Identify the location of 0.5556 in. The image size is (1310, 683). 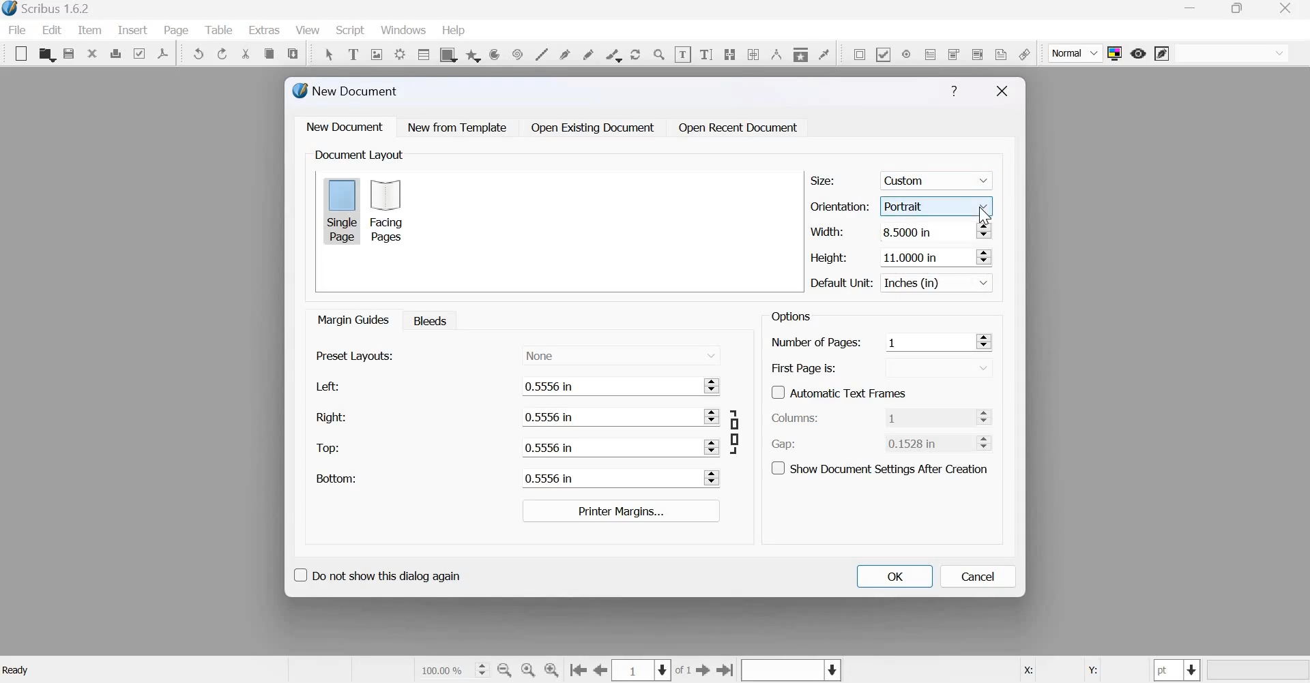
(604, 417).